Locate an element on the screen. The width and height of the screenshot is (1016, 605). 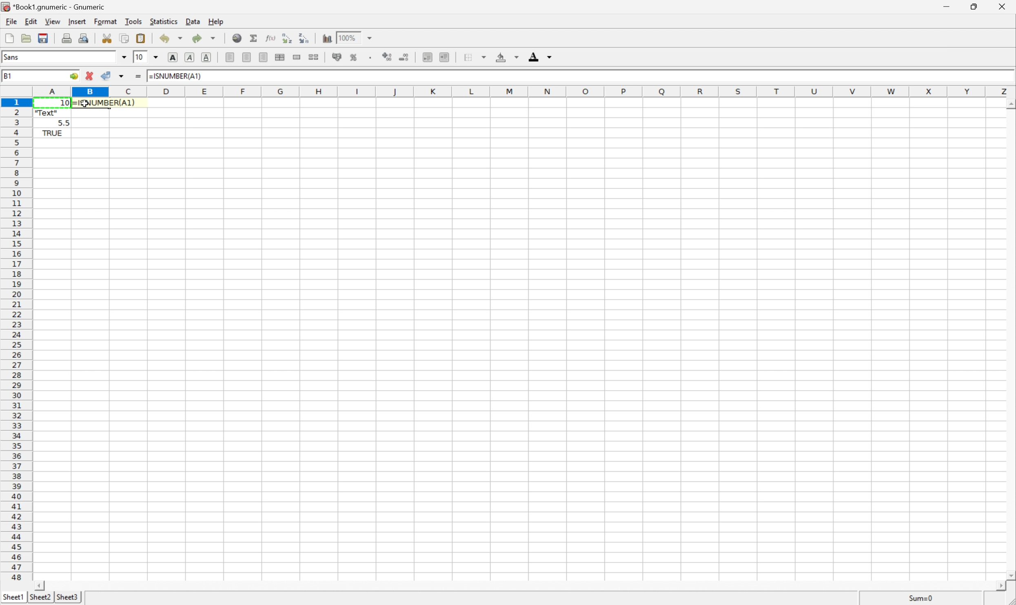
5.5 is located at coordinates (64, 122).